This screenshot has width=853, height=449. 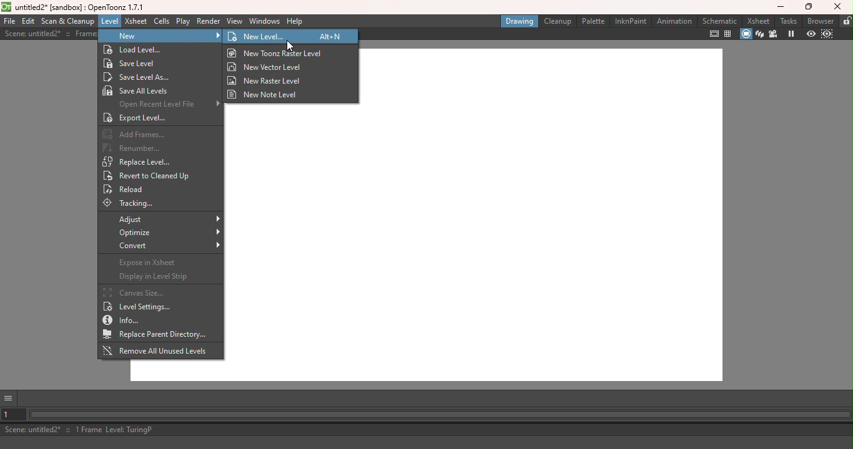 What do you see at coordinates (159, 335) in the screenshot?
I see `Replace parent dictionary` at bounding box center [159, 335].